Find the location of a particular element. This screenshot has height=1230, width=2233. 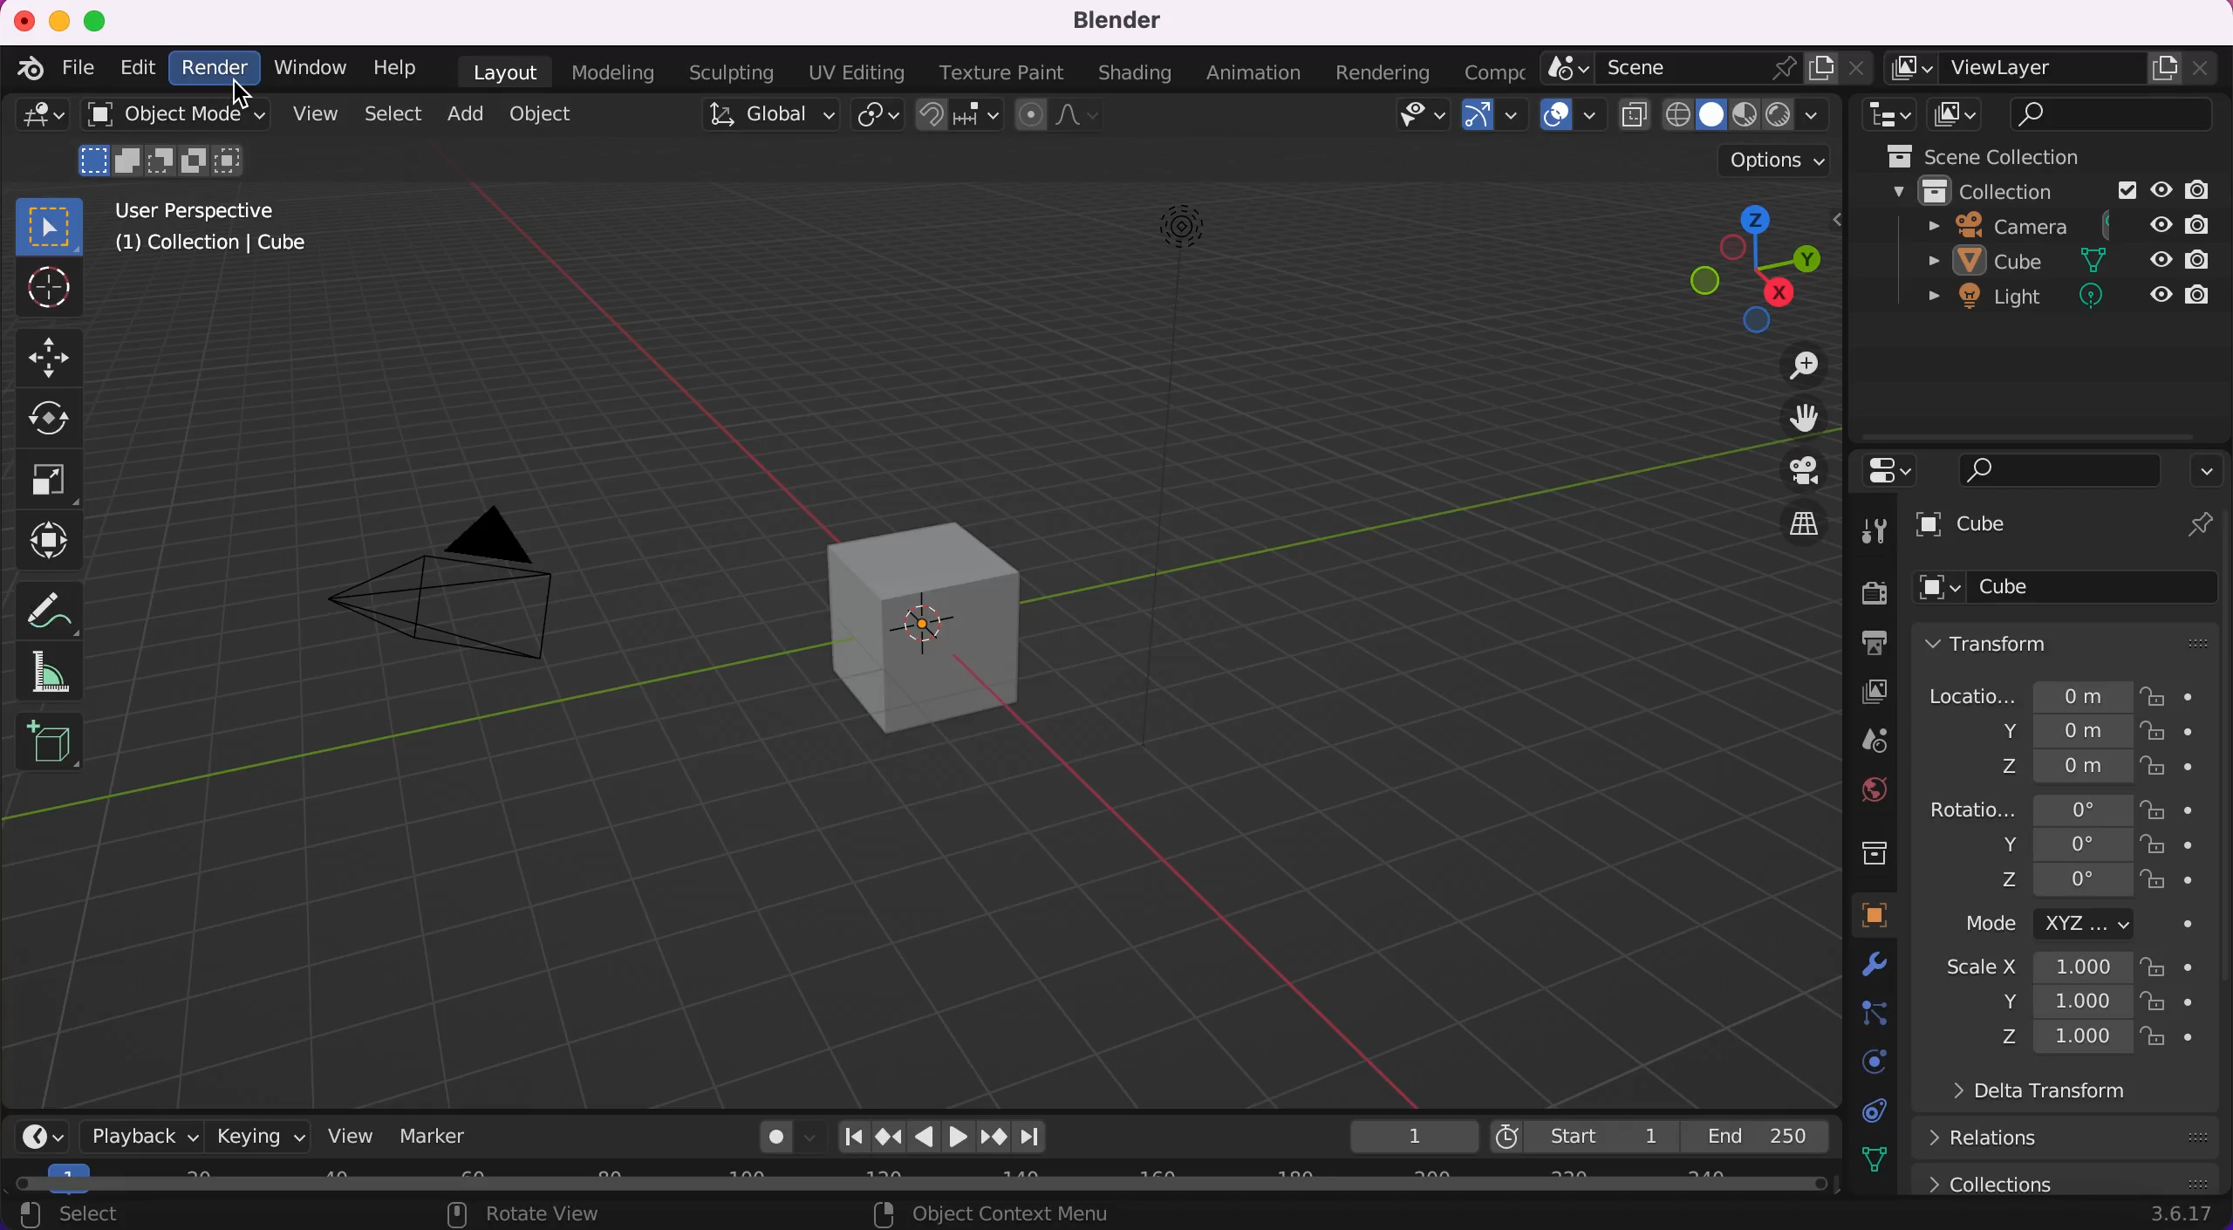

marker is located at coordinates (452, 1137).